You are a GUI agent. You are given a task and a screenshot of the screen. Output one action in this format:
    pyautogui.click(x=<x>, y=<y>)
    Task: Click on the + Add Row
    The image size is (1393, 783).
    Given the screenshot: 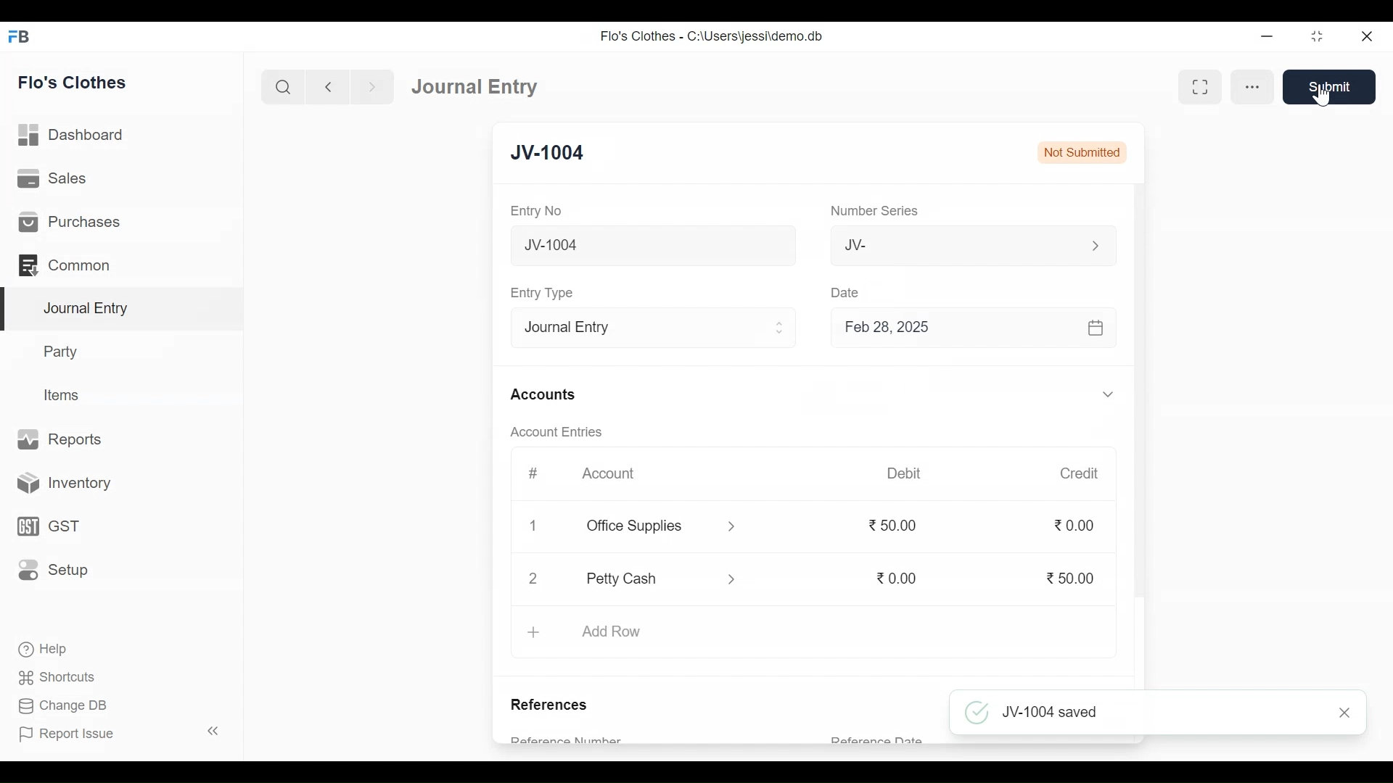 What is the action you would take?
    pyautogui.click(x=591, y=633)
    